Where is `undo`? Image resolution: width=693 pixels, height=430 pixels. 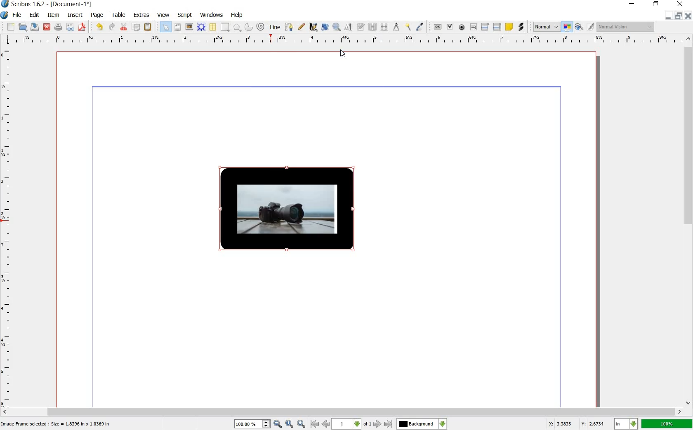 undo is located at coordinates (100, 26).